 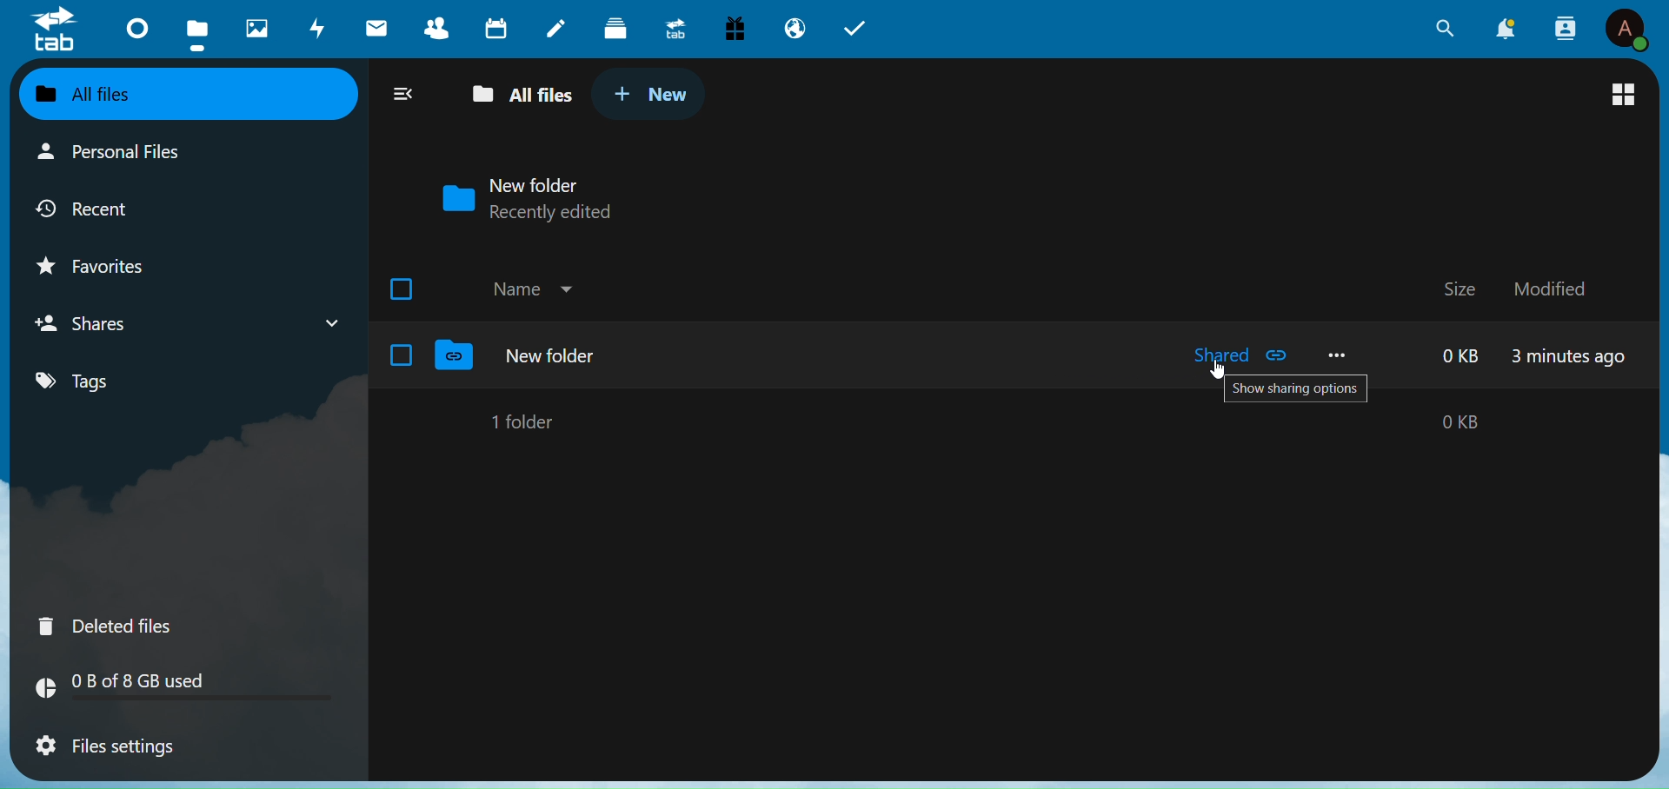 What do you see at coordinates (567, 213) in the screenshot?
I see `Recently Added` at bounding box center [567, 213].